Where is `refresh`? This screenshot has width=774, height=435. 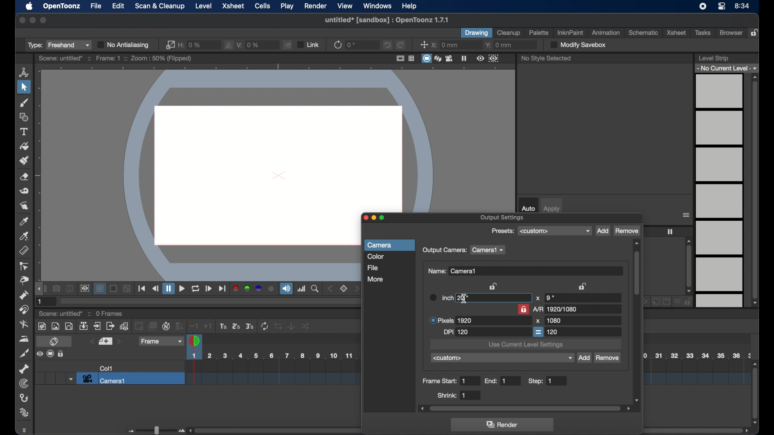
refresh is located at coordinates (337, 44).